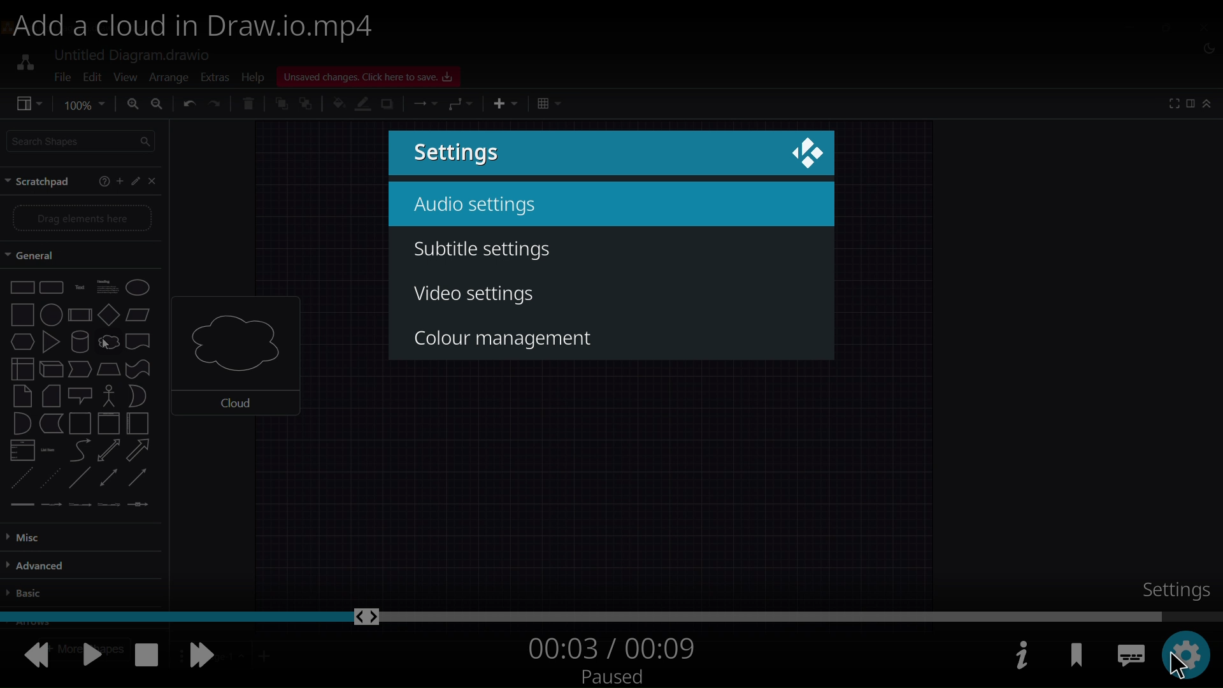  Describe the element at coordinates (1019, 656) in the screenshot. I see `video info` at that location.